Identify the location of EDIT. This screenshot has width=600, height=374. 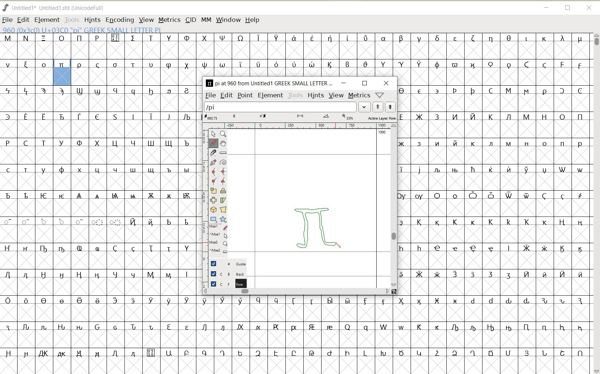
(23, 20).